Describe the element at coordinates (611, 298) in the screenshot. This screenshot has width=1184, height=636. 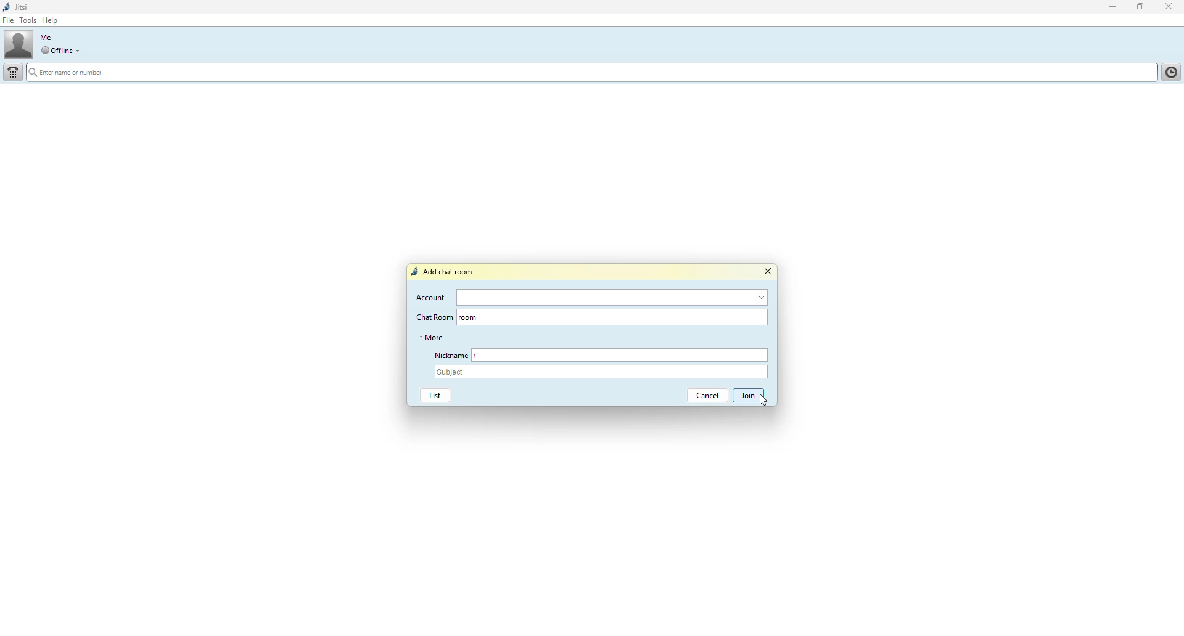
I see `account` at that location.